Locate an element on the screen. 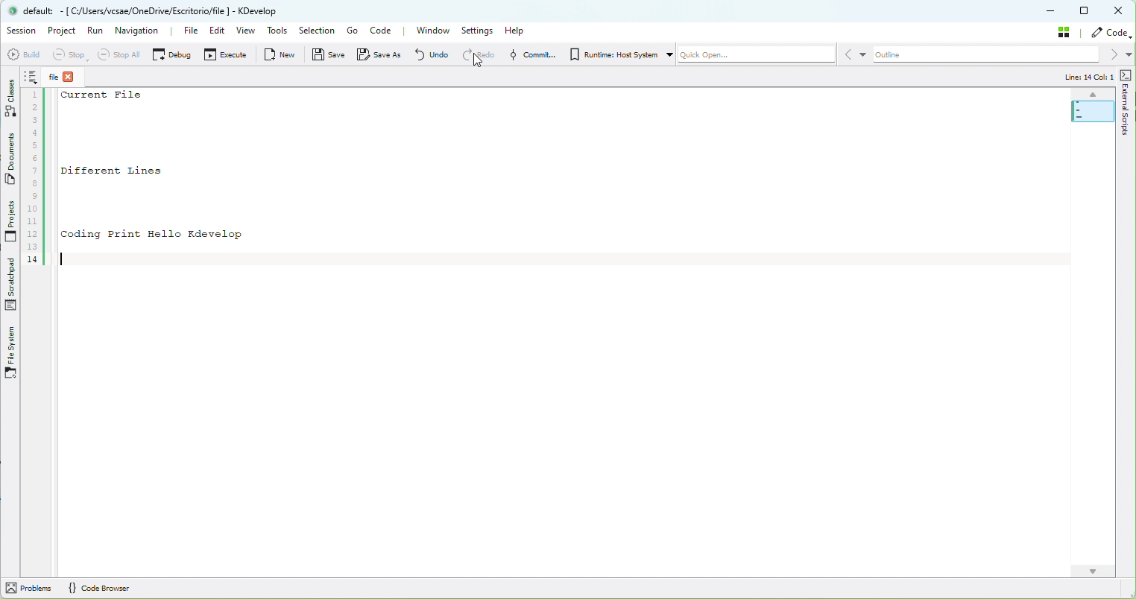  Box is located at coordinates (1085, 11).